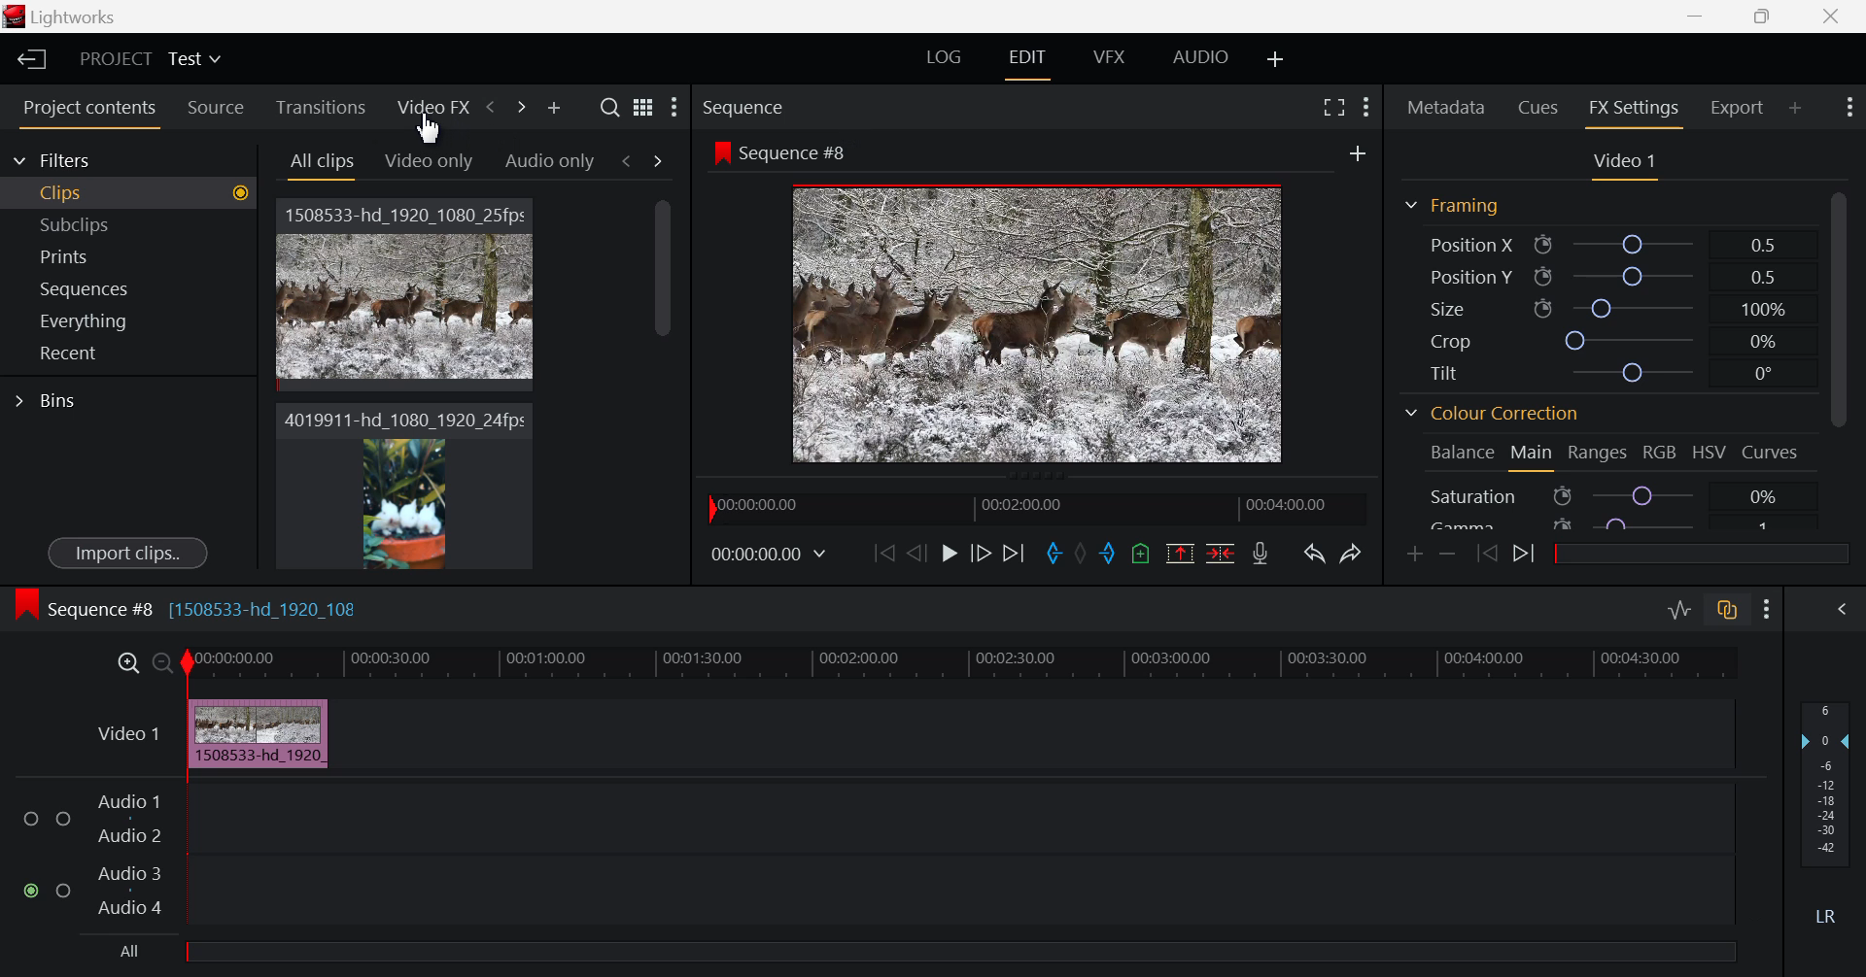 Image resolution: width=1866 pixels, height=977 pixels. Describe the element at coordinates (642, 108) in the screenshot. I see `Toggle list and title view` at that location.